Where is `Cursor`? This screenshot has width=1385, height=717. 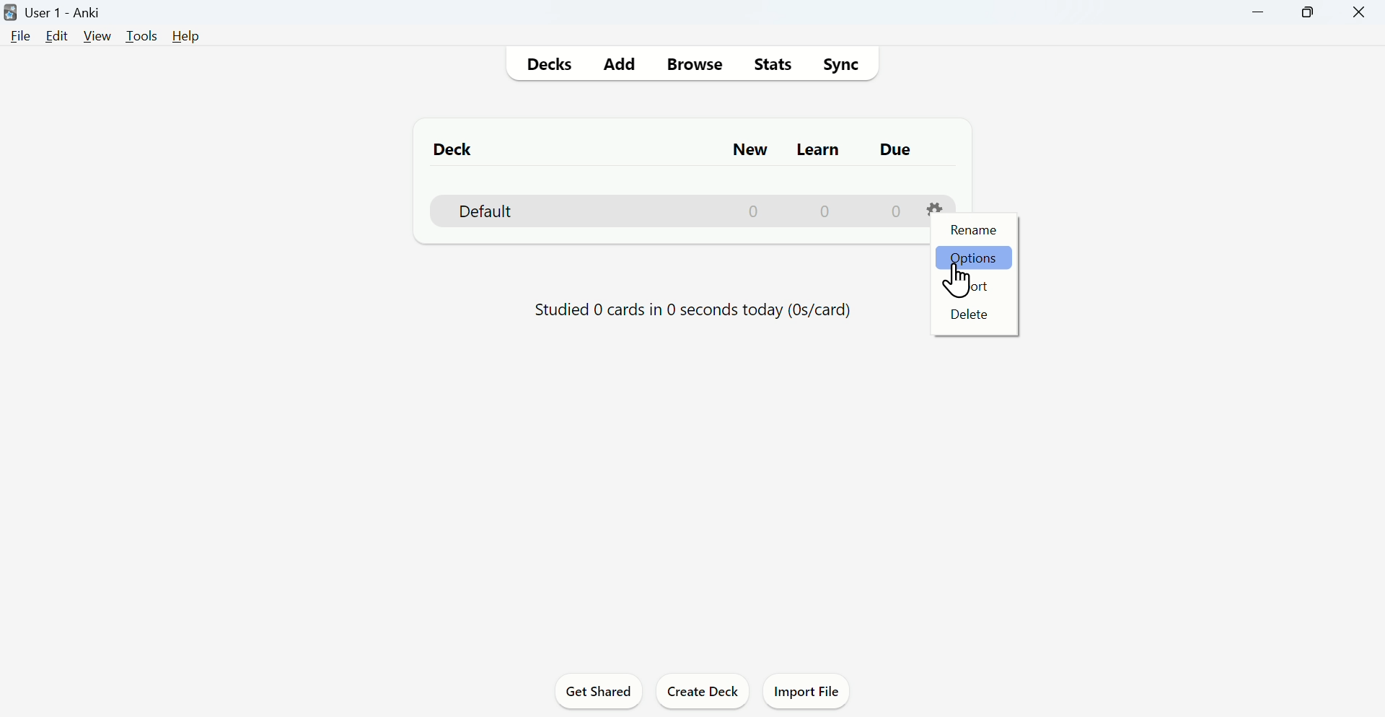 Cursor is located at coordinates (959, 280).